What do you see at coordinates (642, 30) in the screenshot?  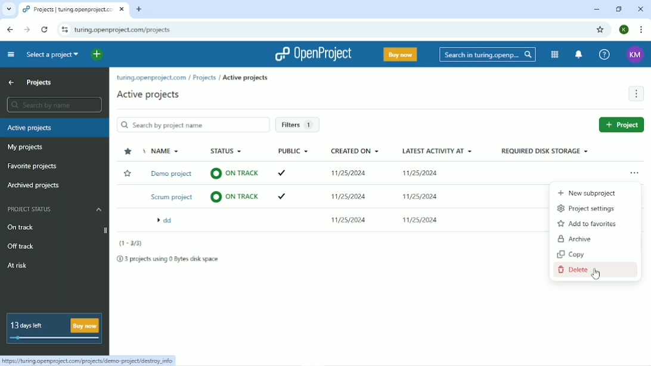 I see `Customize and control google chrome` at bounding box center [642, 30].